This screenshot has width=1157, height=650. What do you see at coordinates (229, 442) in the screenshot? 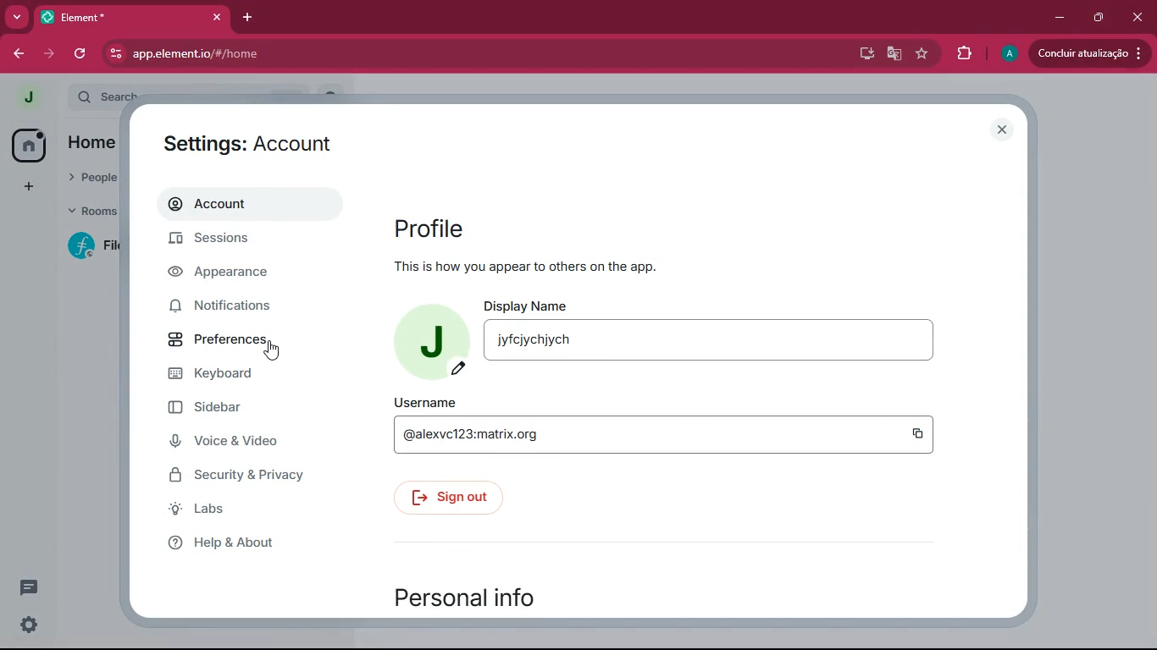
I see `voice & video` at bounding box center [229, 442].